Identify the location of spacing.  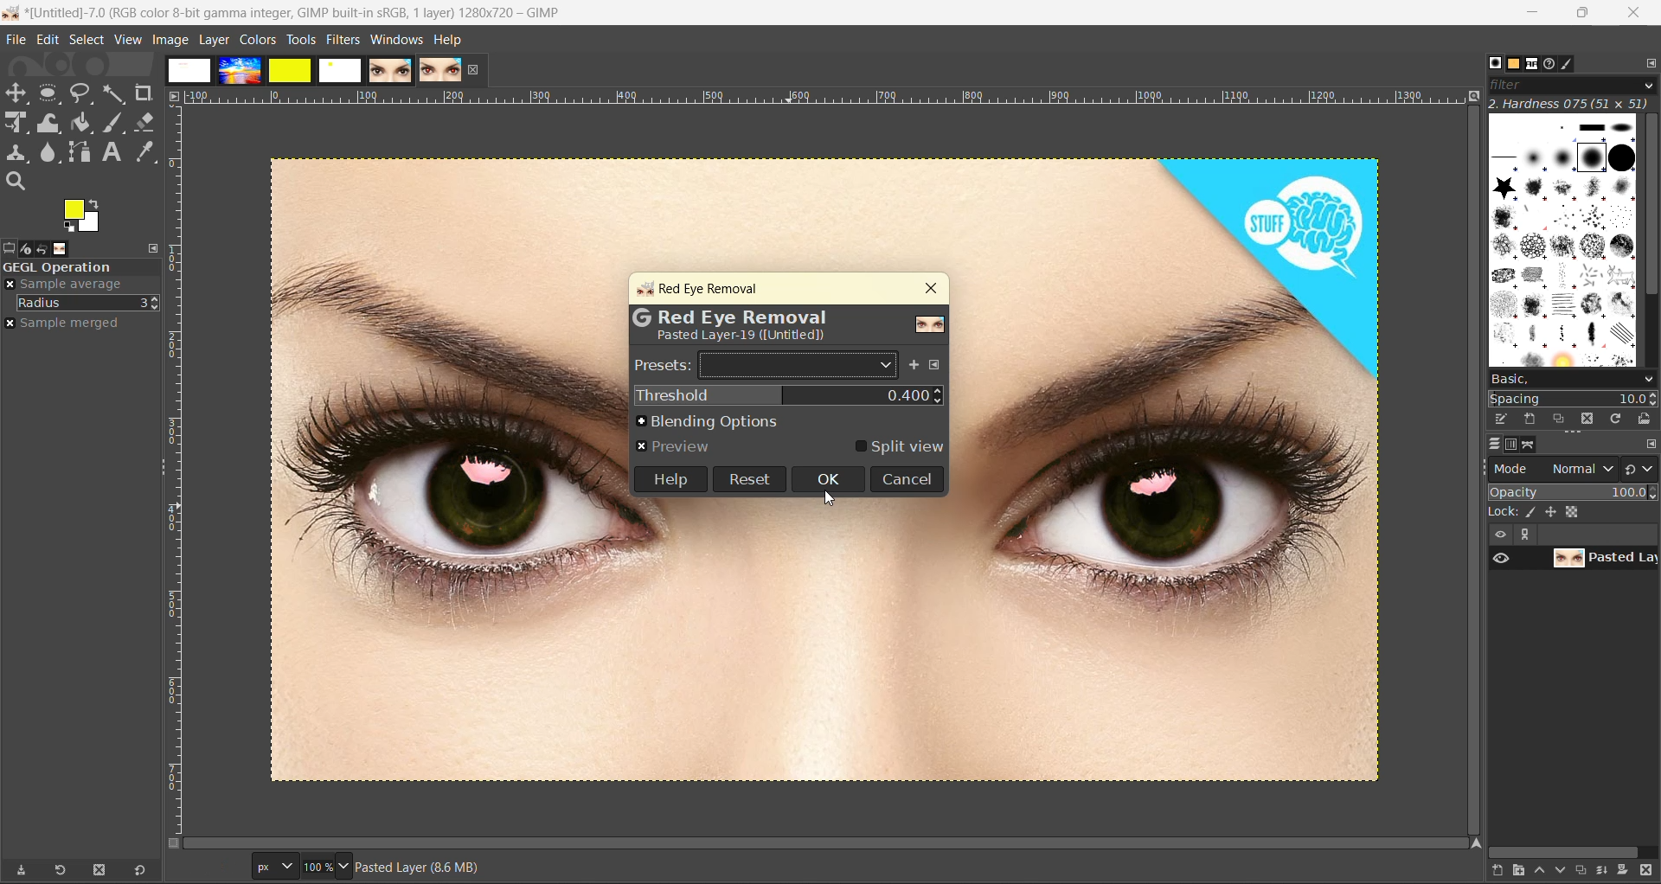
(1574, 400).